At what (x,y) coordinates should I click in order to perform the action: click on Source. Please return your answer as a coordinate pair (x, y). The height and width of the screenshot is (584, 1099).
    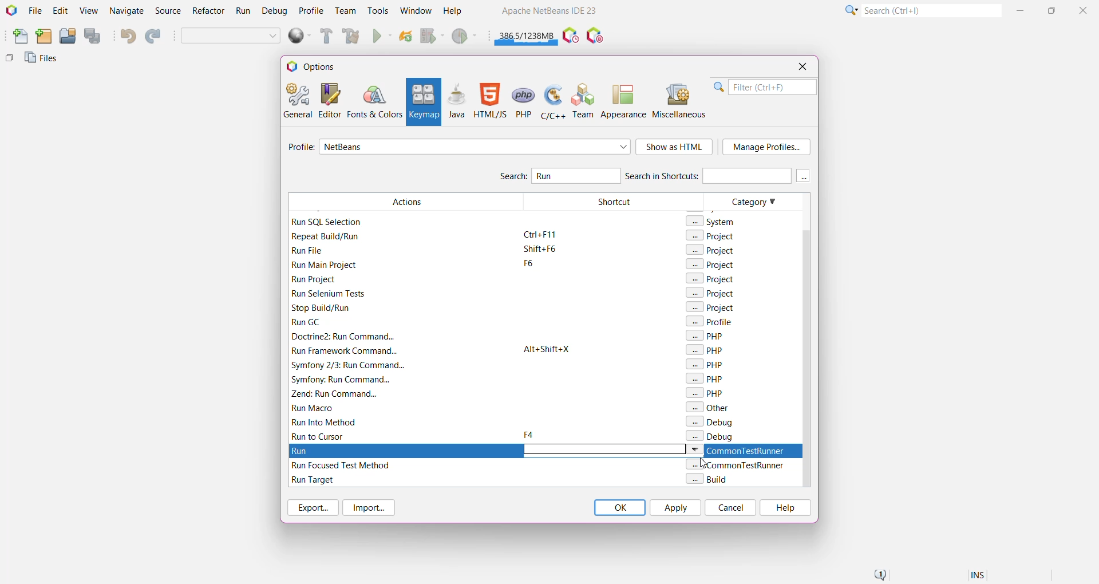
    Looking at the image, I should click on (169, 11).